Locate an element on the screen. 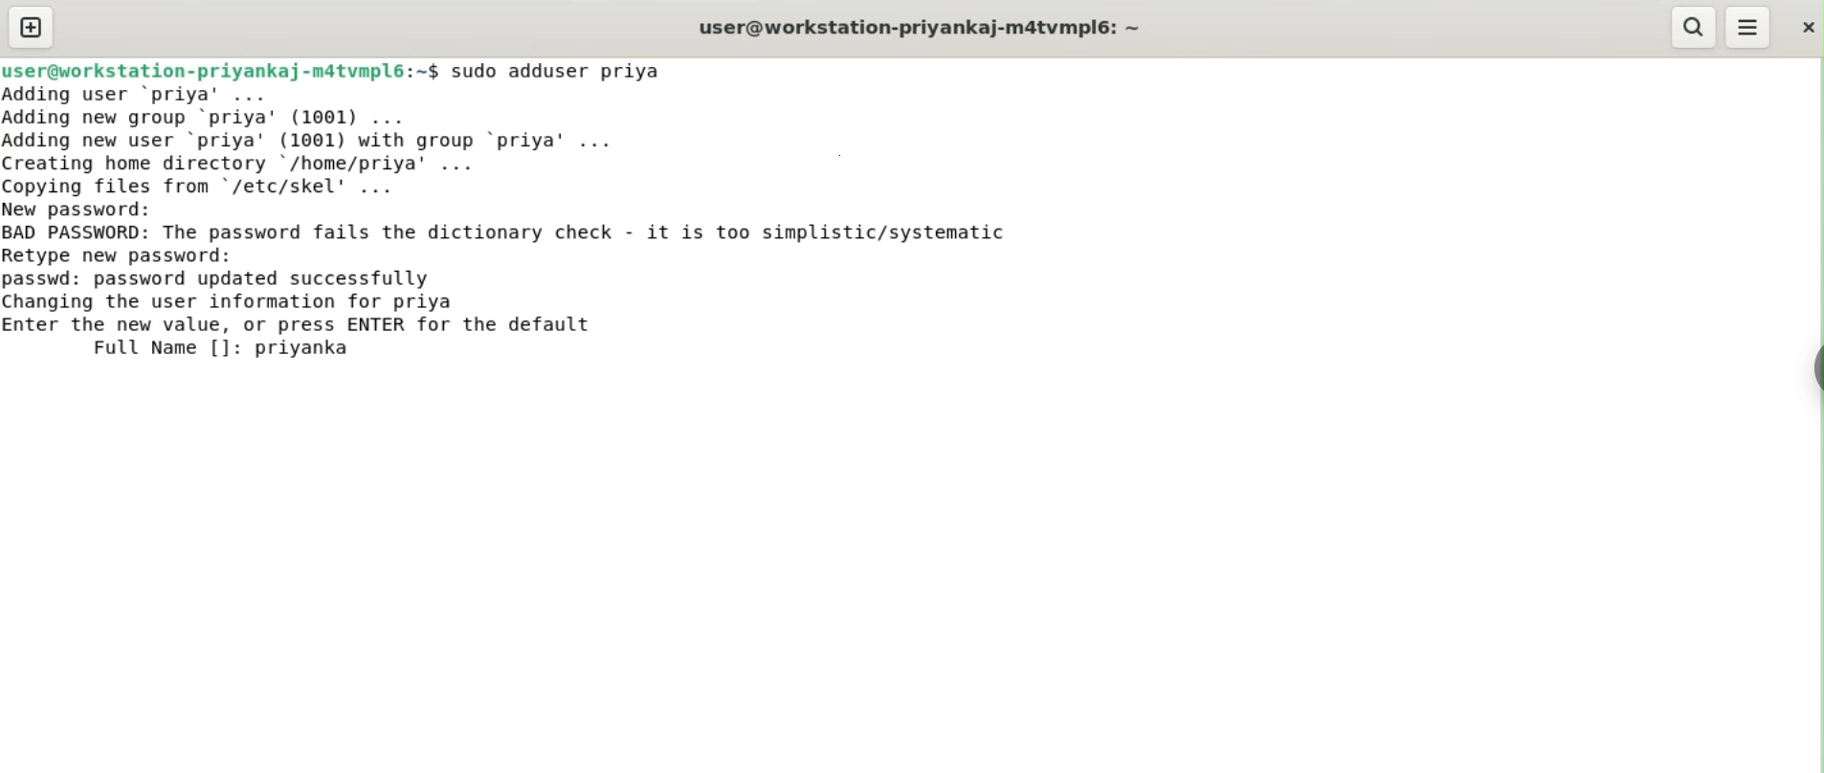 The height and width of the screenshot is (773, 1824). full name [] : is located at coordinates (126, 347).